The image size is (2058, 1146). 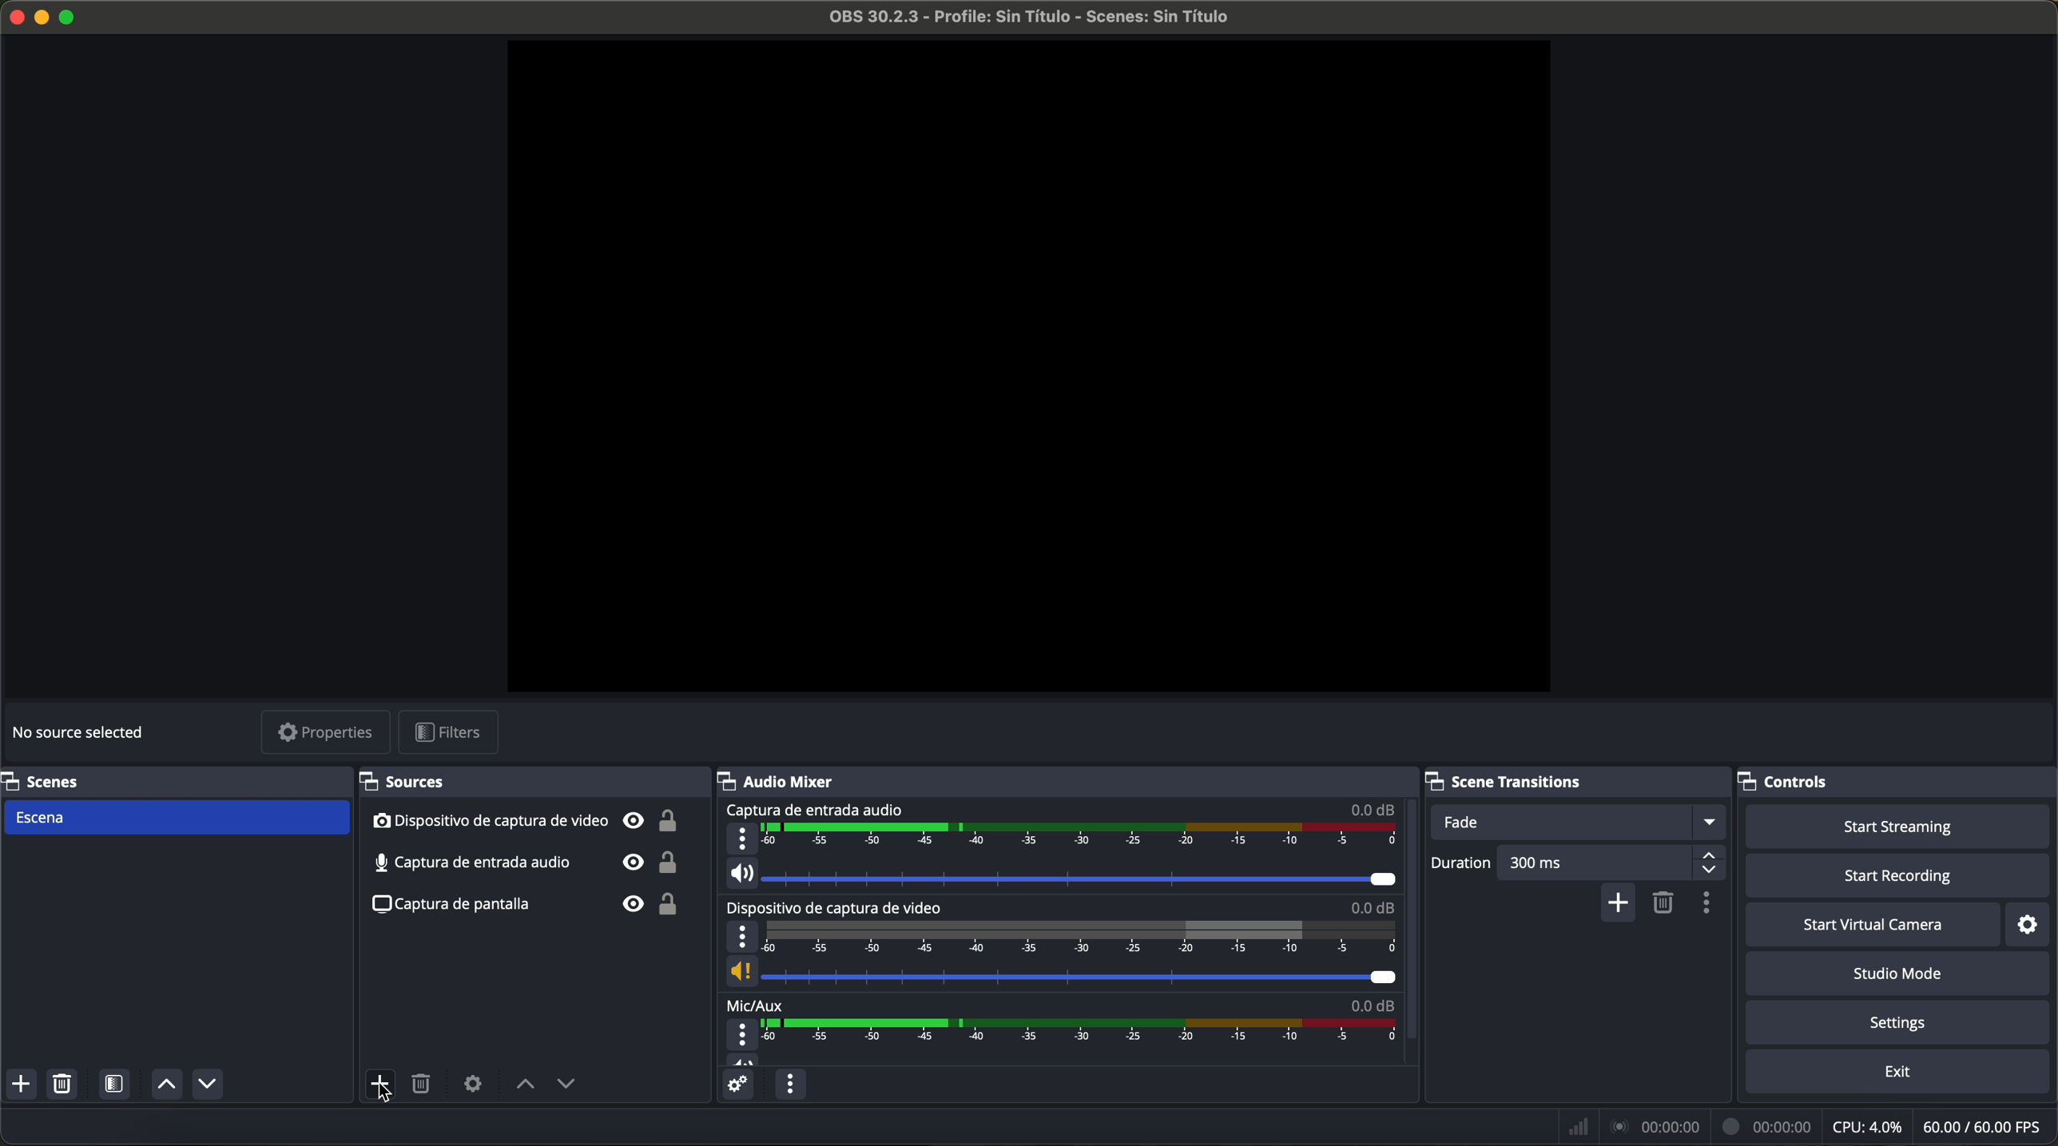 What do you see at coordinates (789, 1084) in the screenshot?
I see `audio mixer menu` at bounding box center [789, 1084].